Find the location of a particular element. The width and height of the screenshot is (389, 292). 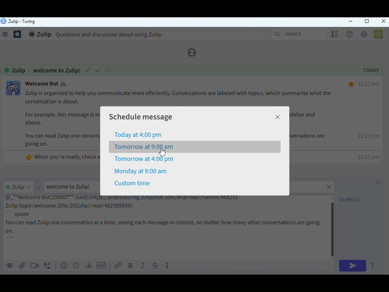

Italic is located at coordinates (143, 266).